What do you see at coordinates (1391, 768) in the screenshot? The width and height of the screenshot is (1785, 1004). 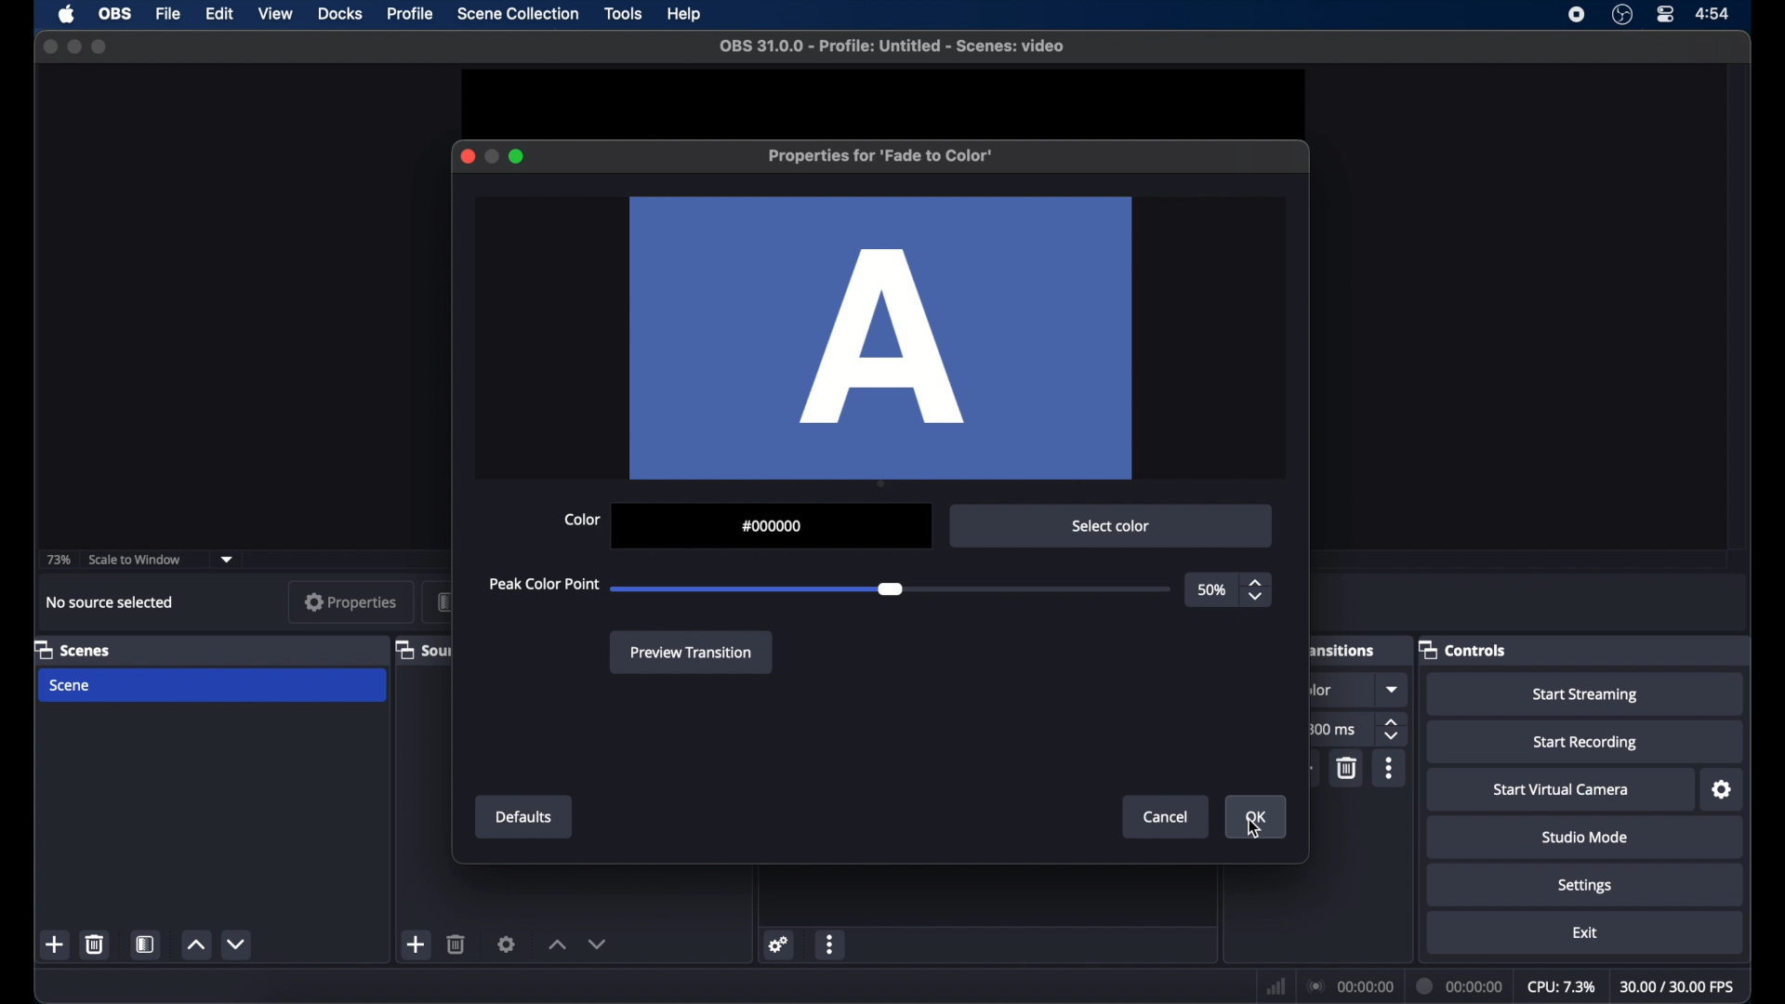 I see `more options` at bounding box center [1391, 768].